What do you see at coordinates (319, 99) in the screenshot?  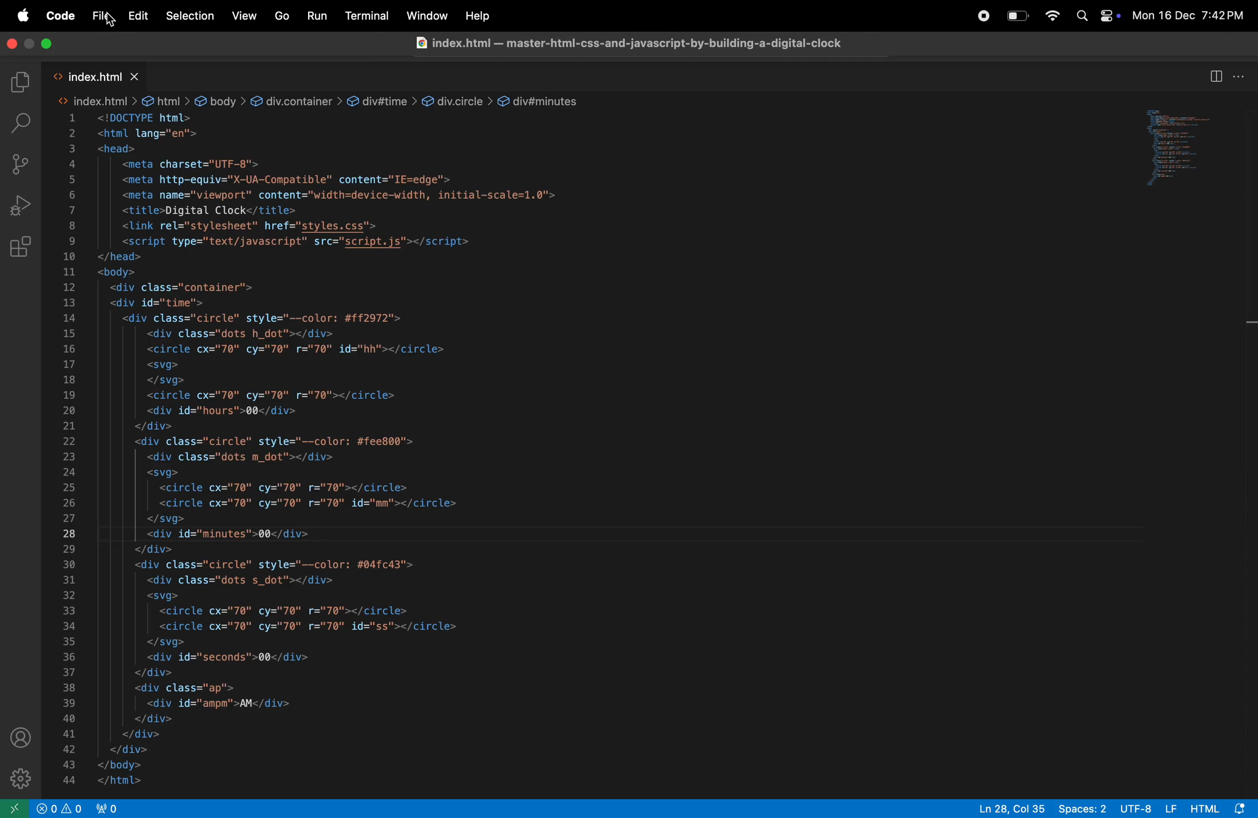 I see `index.html > @ html > @ body > & div.container > @ div#time > @ div.circle > @ div#minutes` at bounding box center [319, 99].